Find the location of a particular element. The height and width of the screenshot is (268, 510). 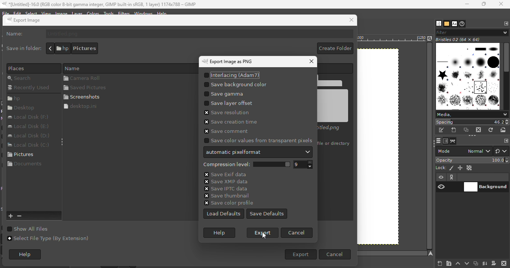

Channels is located at coordinates (446, 141).